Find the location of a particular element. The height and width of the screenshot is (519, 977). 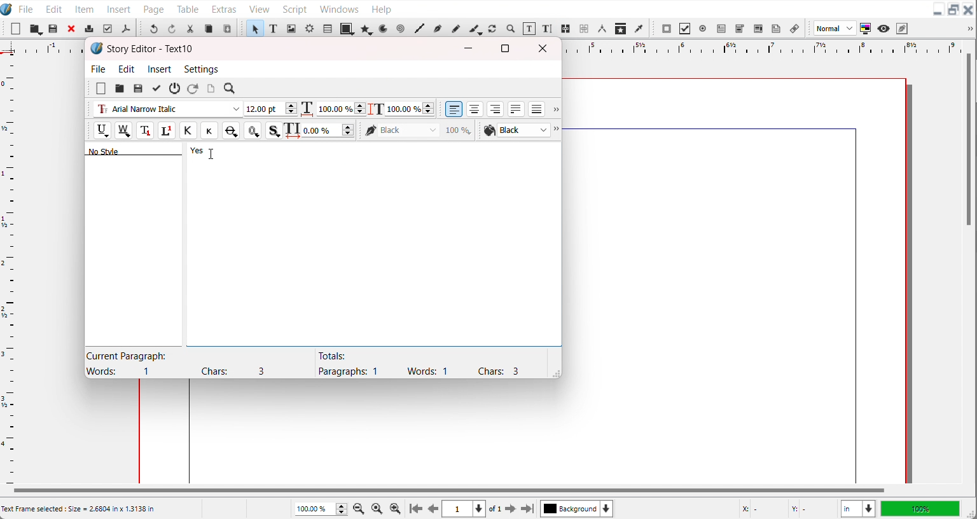

Save as PDF is located at coordinates (125, 29).